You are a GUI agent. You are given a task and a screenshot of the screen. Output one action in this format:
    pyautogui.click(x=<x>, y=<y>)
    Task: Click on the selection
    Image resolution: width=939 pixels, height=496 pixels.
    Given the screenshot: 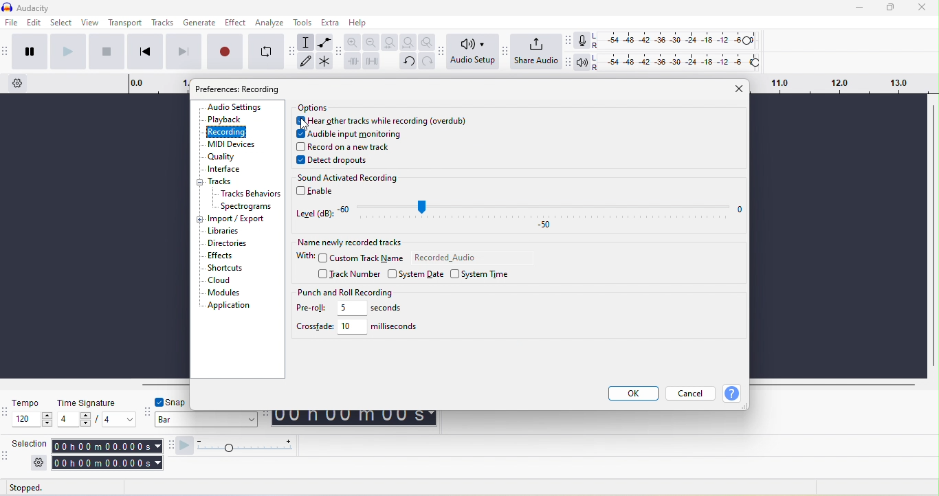 What is the action you would take?
    pyautogui.click(x=32, y=454)
    